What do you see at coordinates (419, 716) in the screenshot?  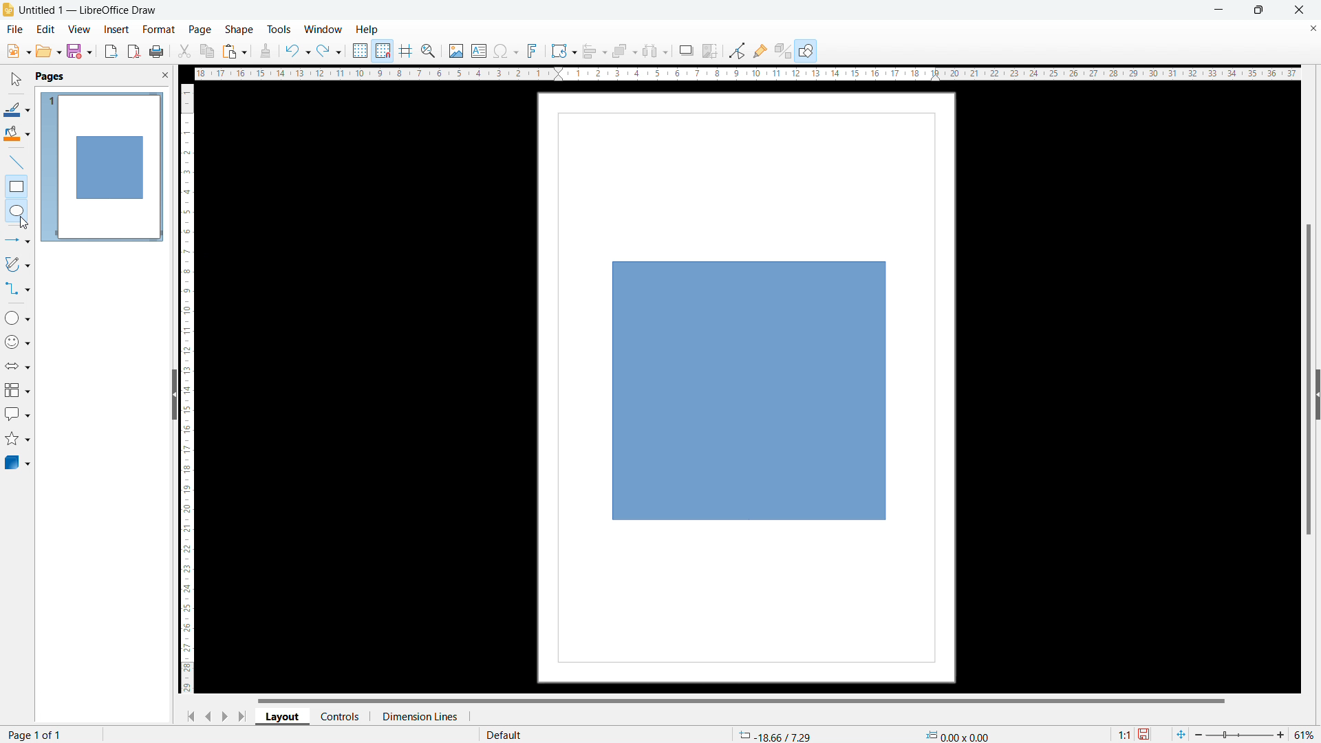 I see `dimension lines` at bounding box center [419, 716].